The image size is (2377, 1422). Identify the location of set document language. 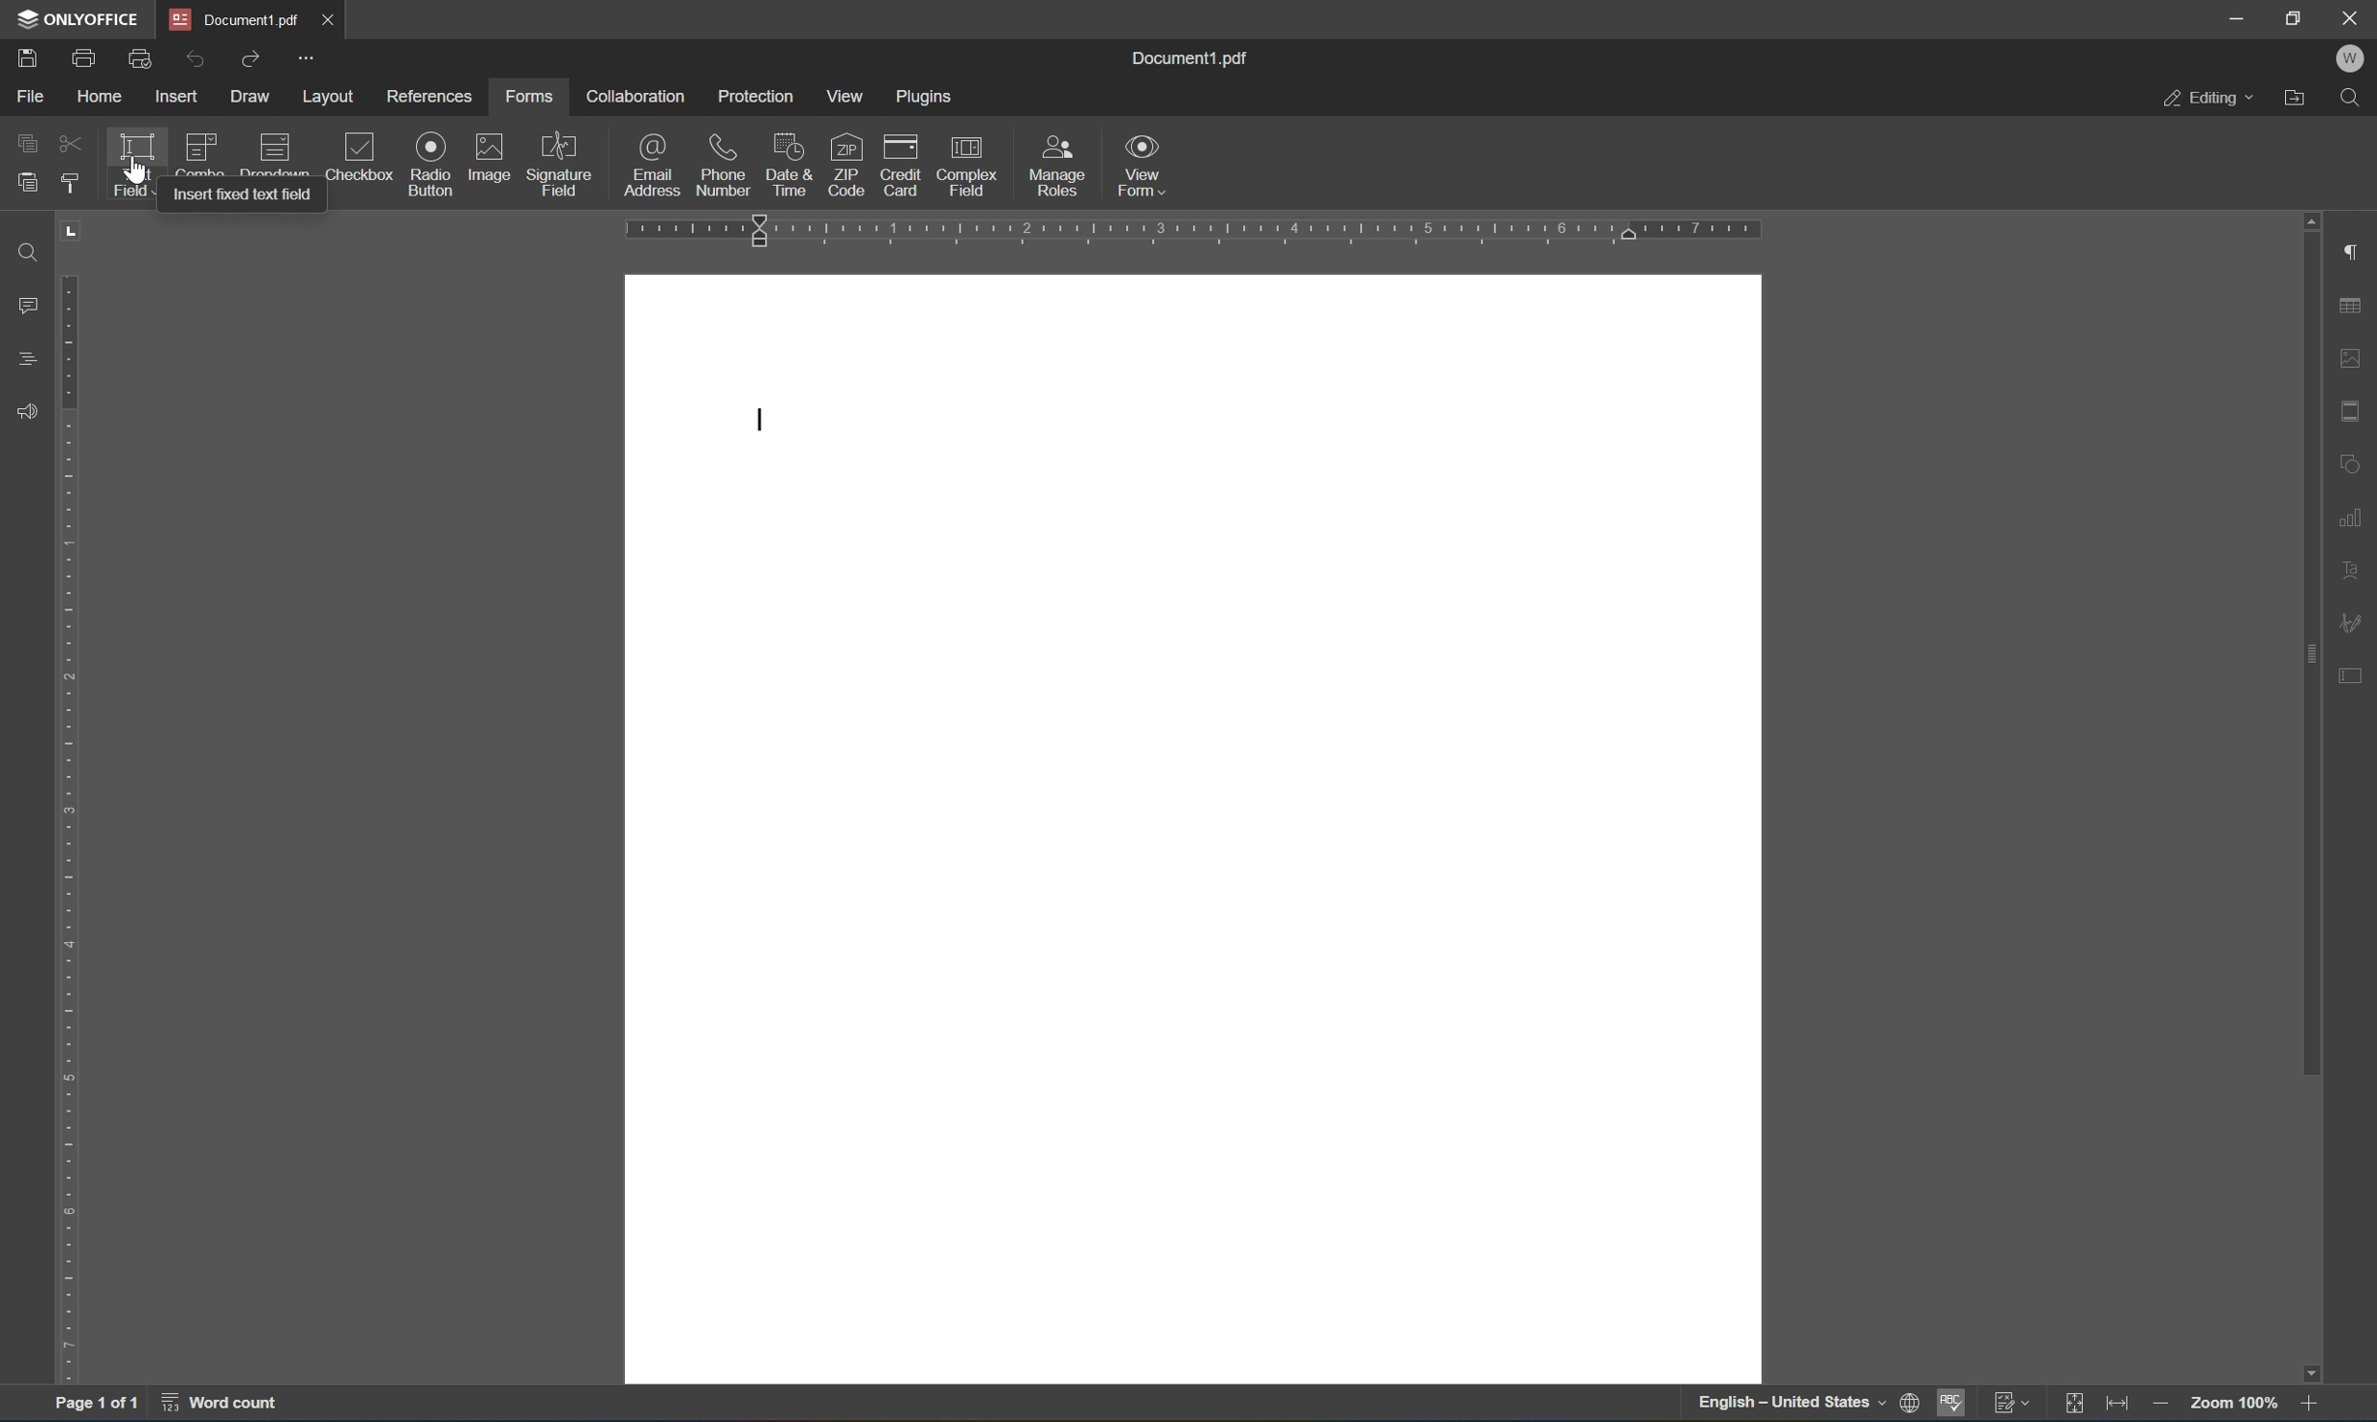
(1906, 1405).